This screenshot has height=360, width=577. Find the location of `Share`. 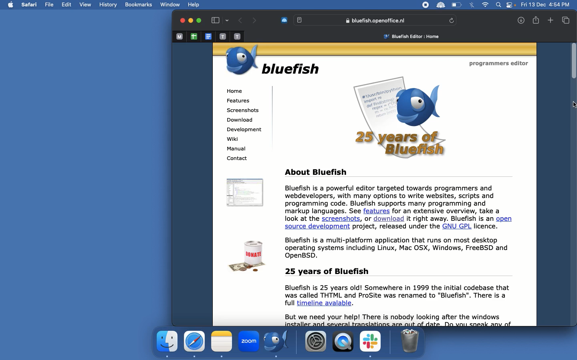

Share is located at coordinates (536, 20).